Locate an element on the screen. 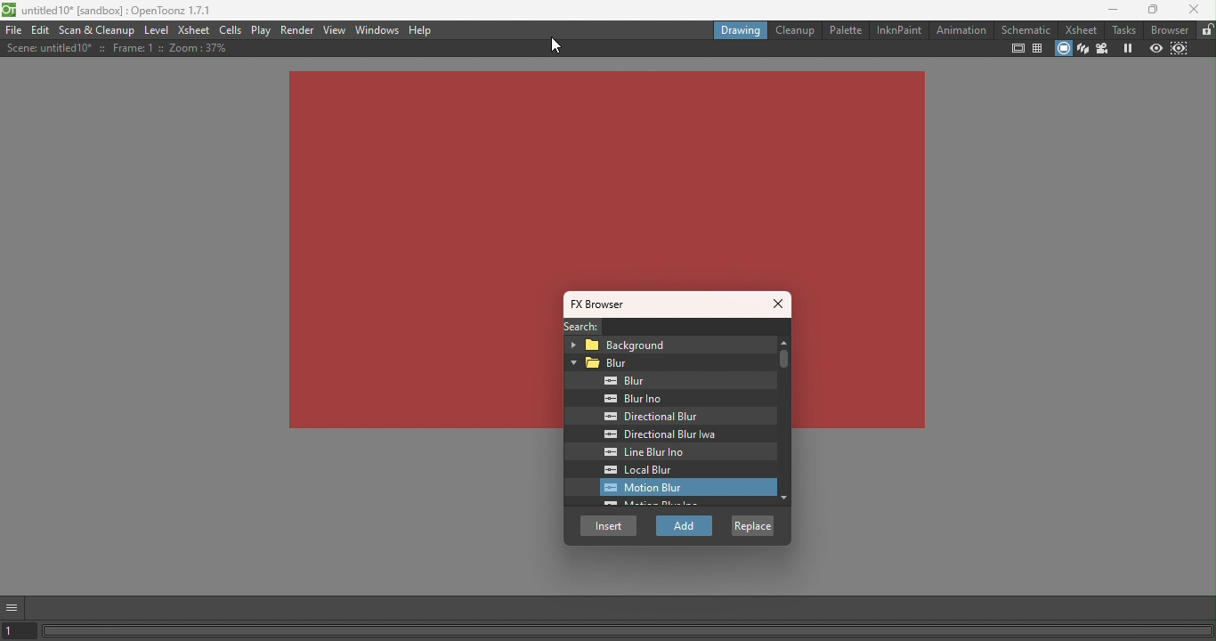 The height and width of the screenshot is (641, 1216). Preview is located at coordinates (1155, 47).